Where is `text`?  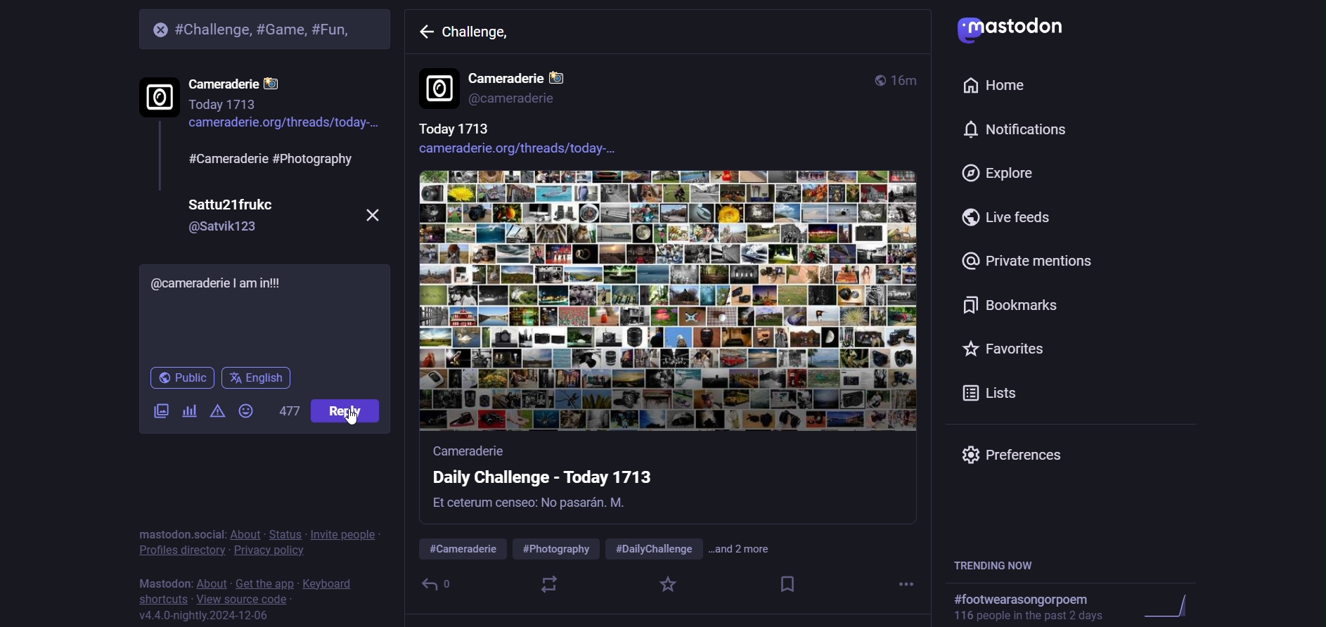 text is located at coordinates (1074, 608).